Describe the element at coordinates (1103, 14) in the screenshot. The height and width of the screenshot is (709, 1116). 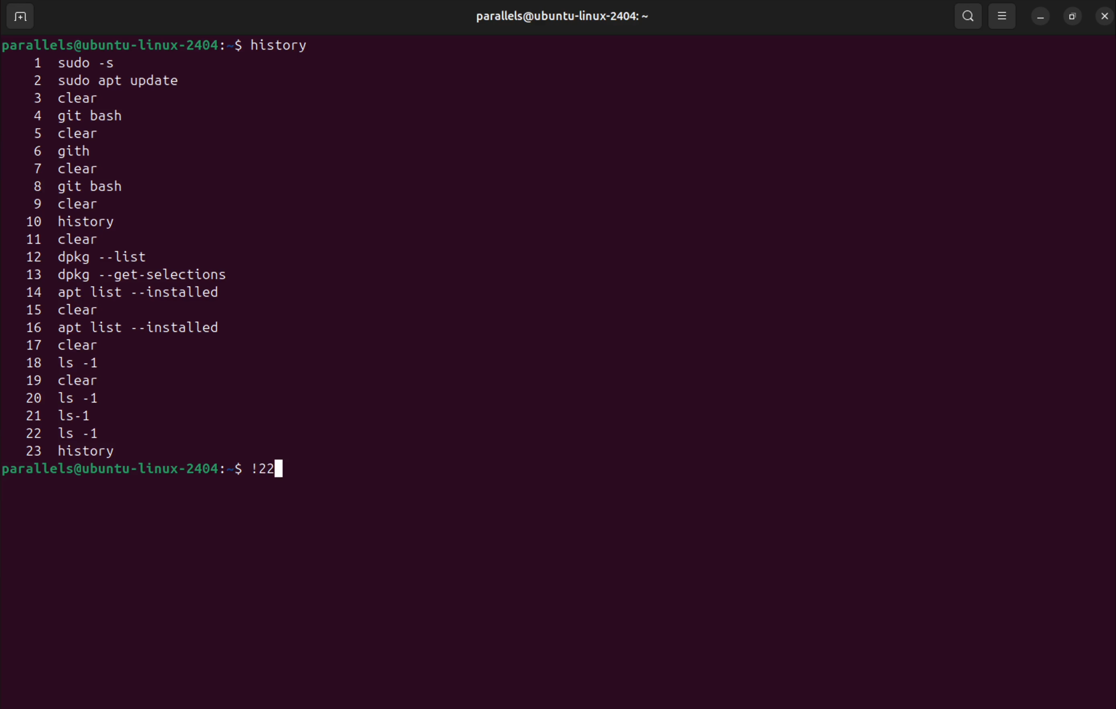
I see `close` at that location.